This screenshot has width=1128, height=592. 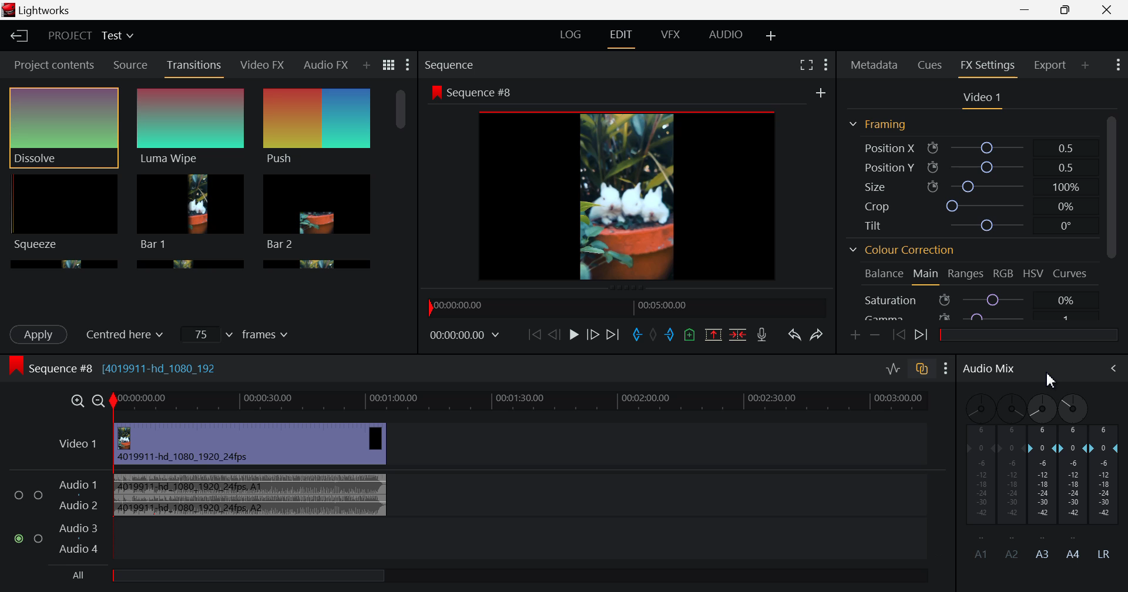 I want to click on RGB, so click(x=1005, y=274).